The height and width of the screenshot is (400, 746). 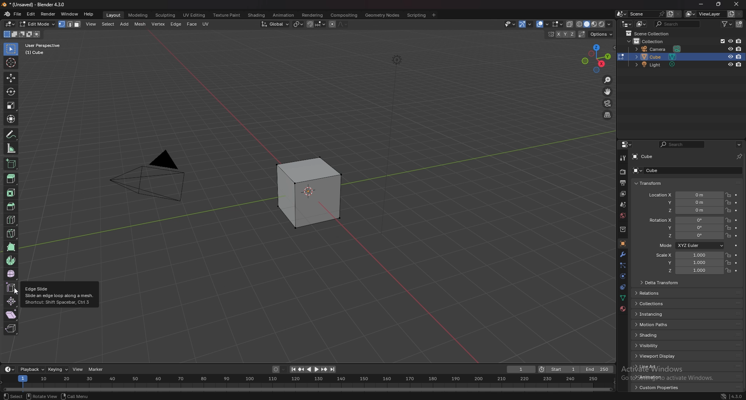 What do you see at coordinates (138, 15) in the screenshot?
I see `modeling` at bounding box center [138, 15].